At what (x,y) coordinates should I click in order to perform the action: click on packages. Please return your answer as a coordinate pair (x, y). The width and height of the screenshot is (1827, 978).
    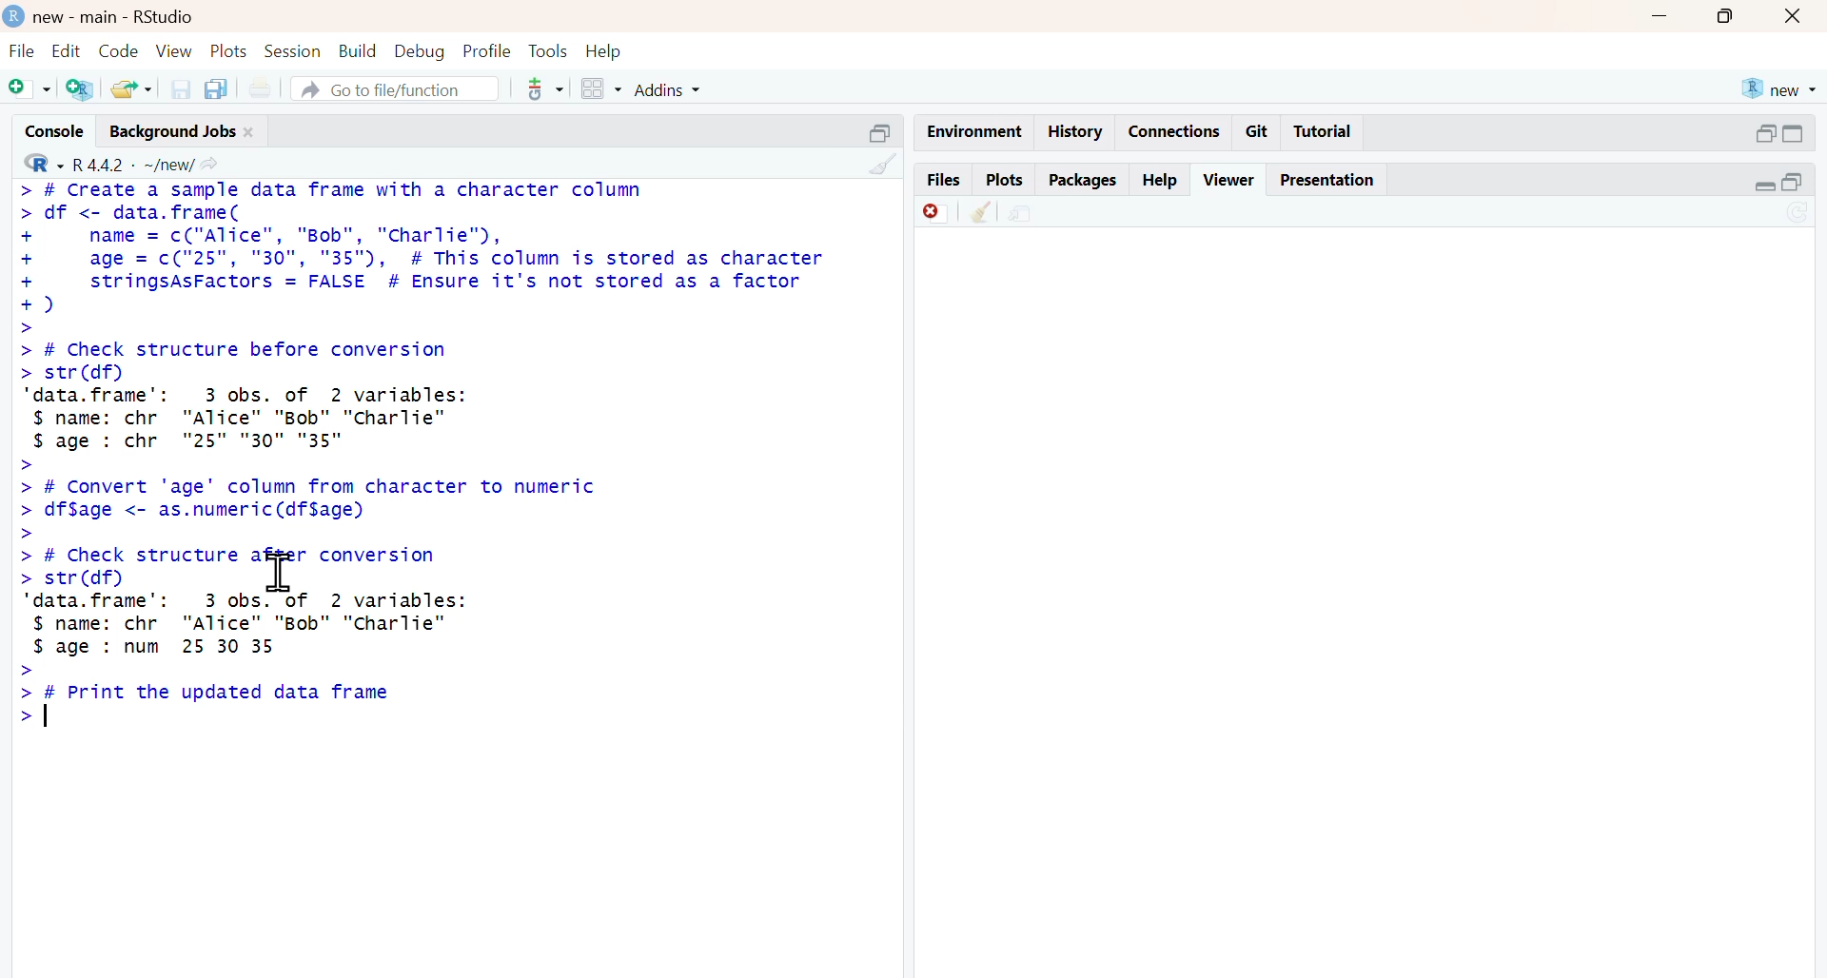
    Looking at the image, I should click on (1085, 182).